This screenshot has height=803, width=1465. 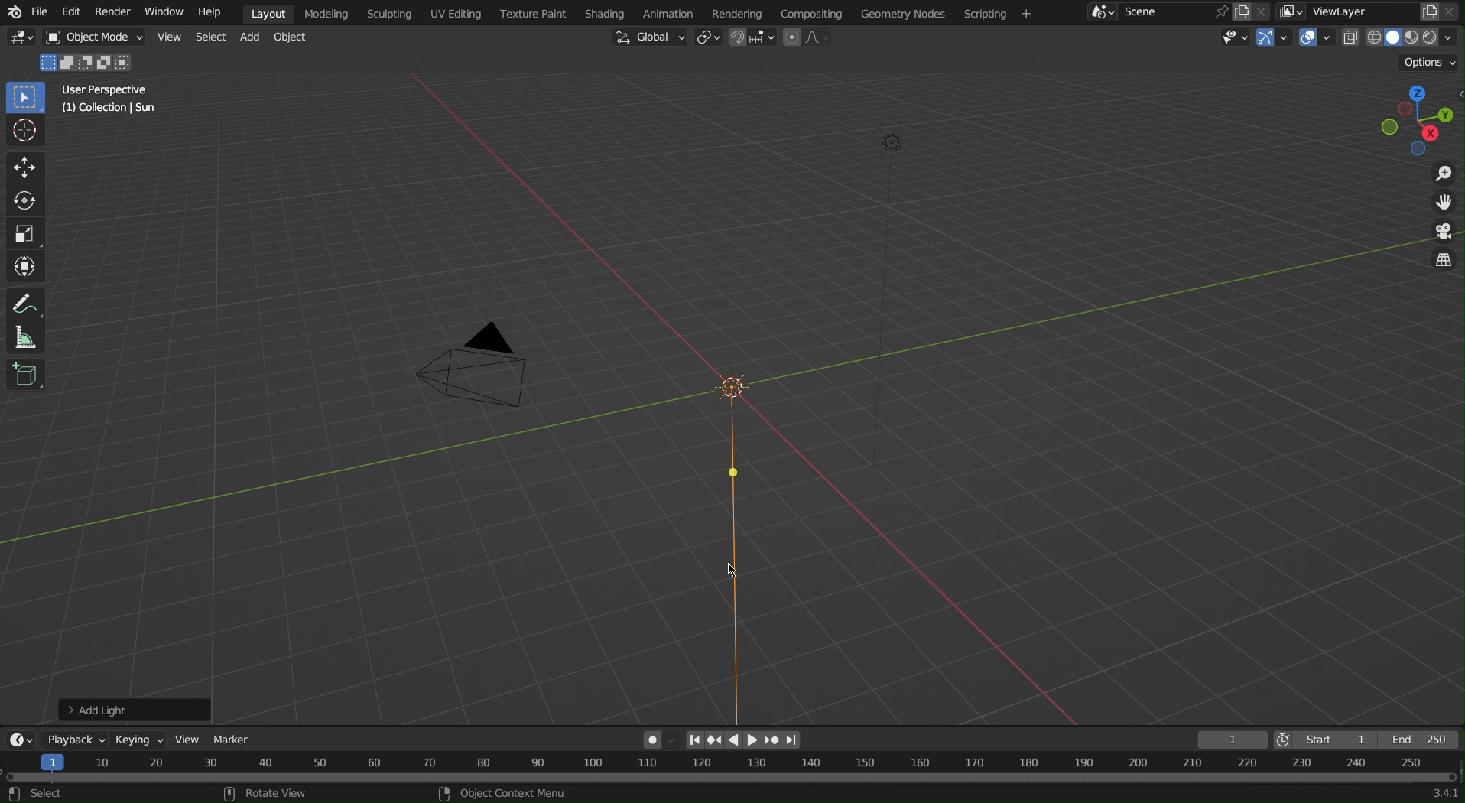 I want to click on Frame 1, so click(x=1234, y=740).